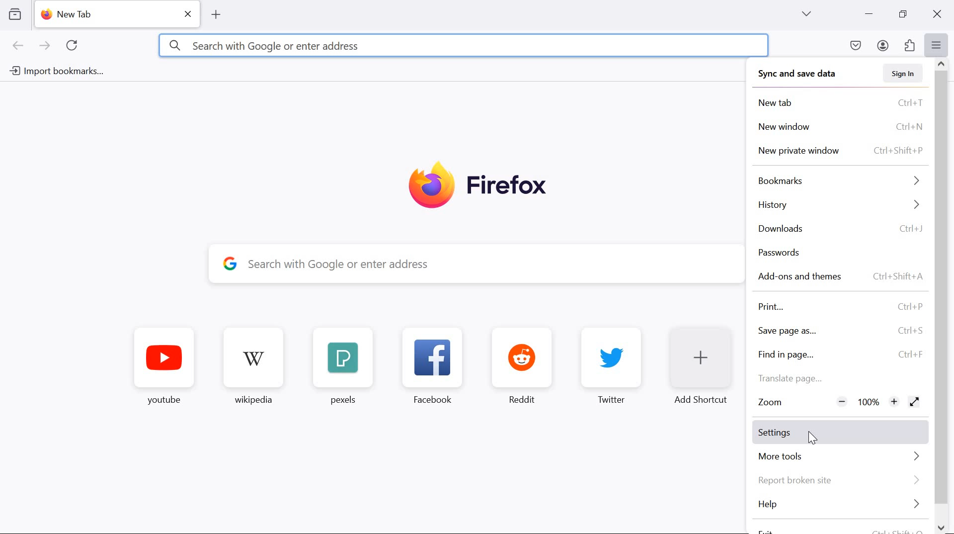 This screenshot has width=954, height=534. I want to click on account, so click(883, 46).